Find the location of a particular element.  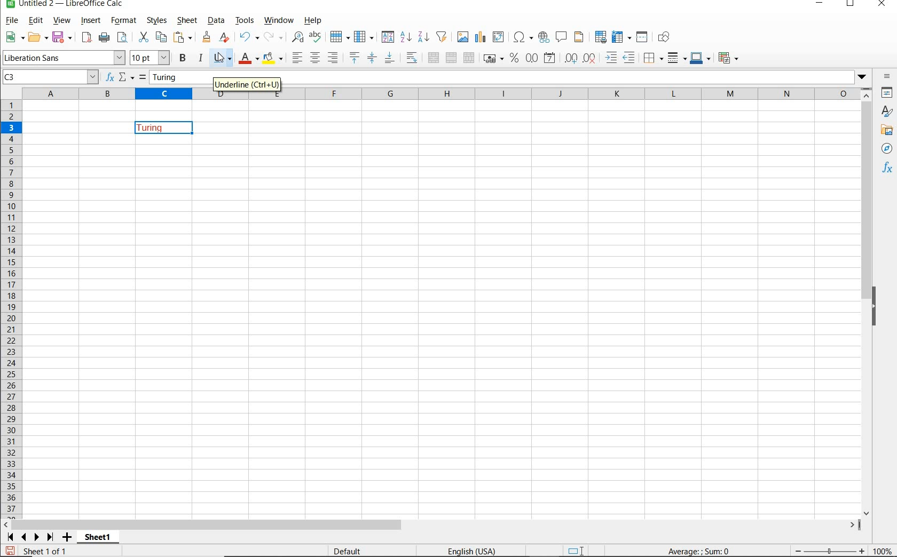

HIDE is located at coordinates (876, 308).